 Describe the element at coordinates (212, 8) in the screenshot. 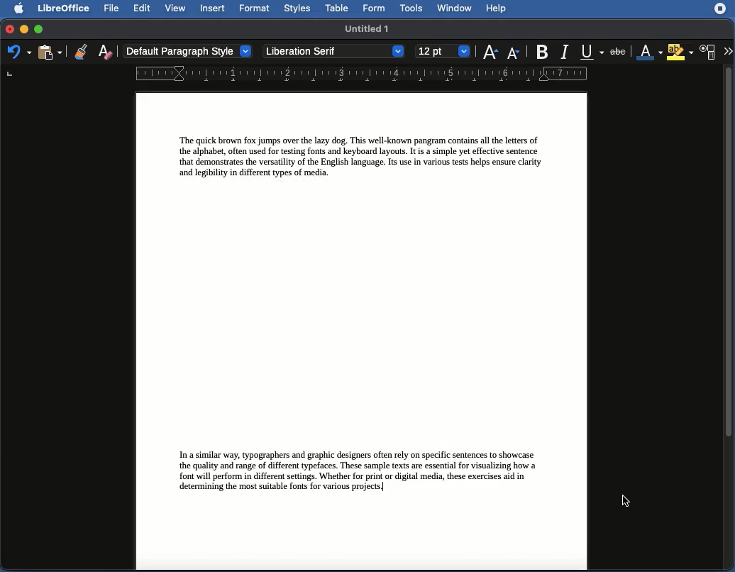

I see `Insert` at that location.